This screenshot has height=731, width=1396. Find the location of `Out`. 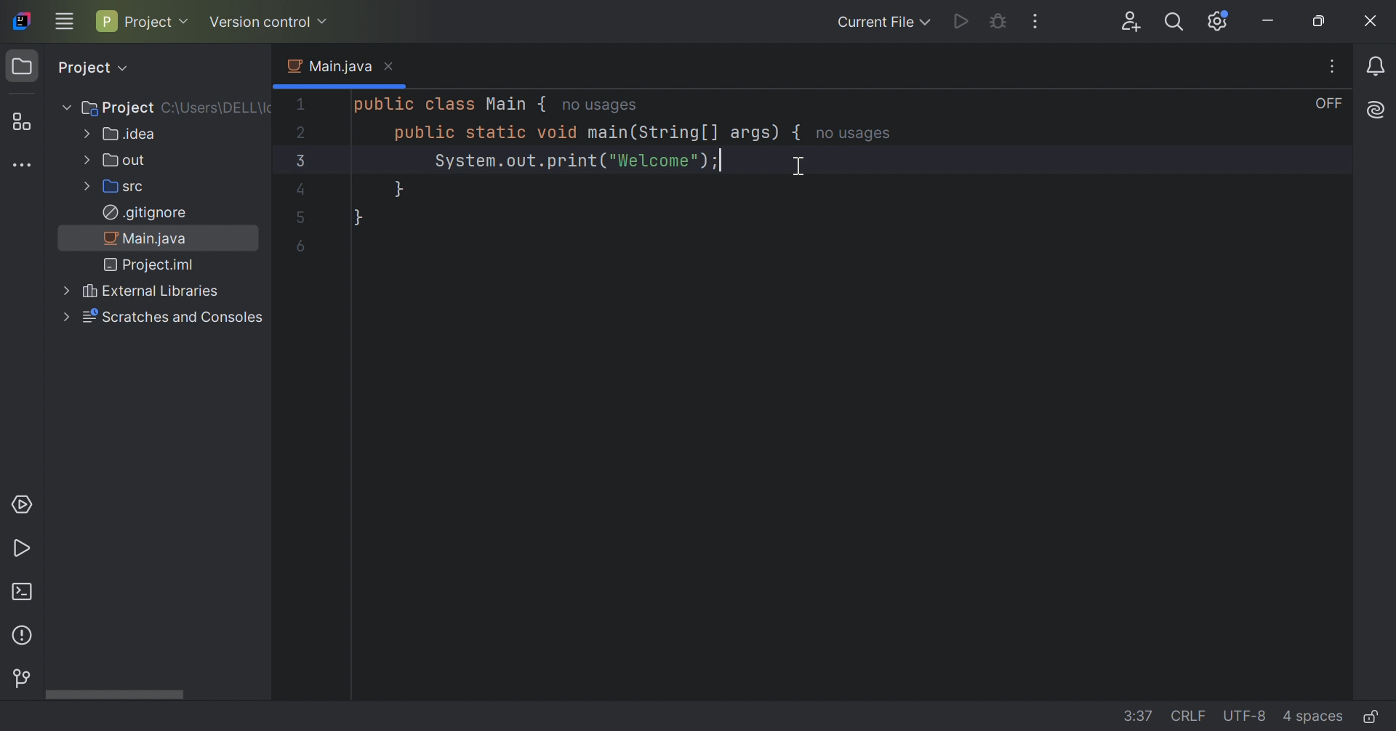

Out is located at coordinates (114, 161).